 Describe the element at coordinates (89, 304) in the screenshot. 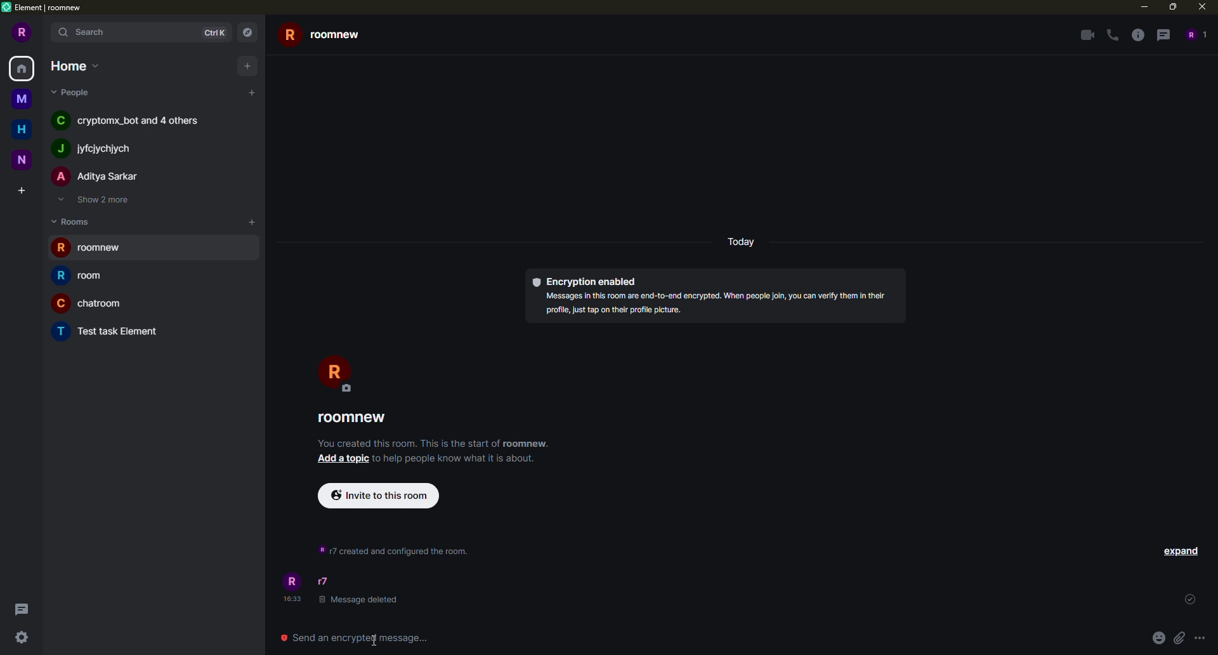

I see `room` at that location.